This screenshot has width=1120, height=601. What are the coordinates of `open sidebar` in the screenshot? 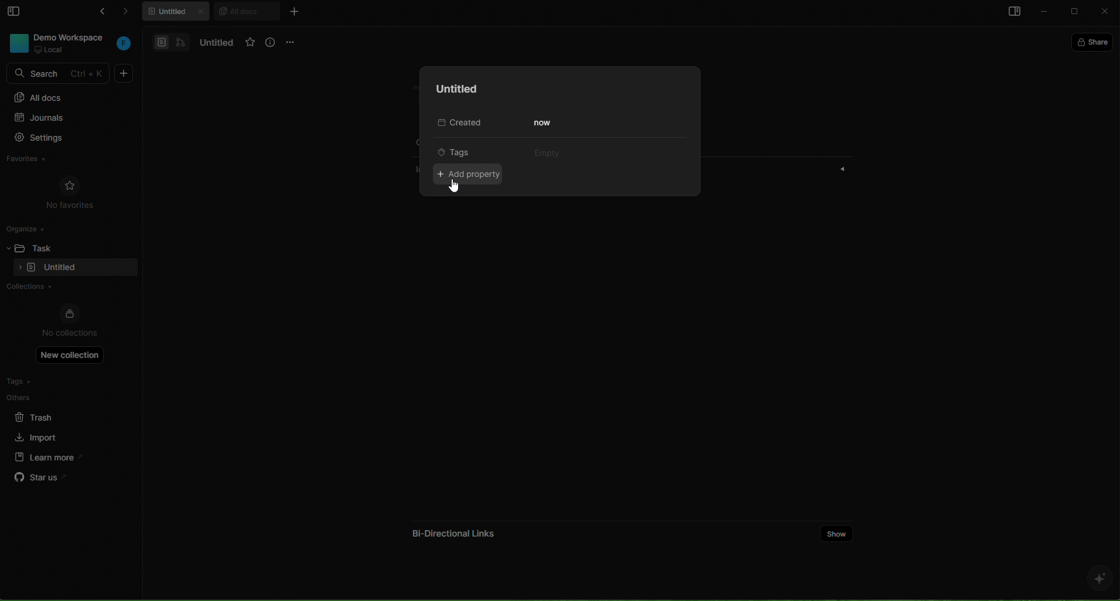 It's located at (1012, 13).